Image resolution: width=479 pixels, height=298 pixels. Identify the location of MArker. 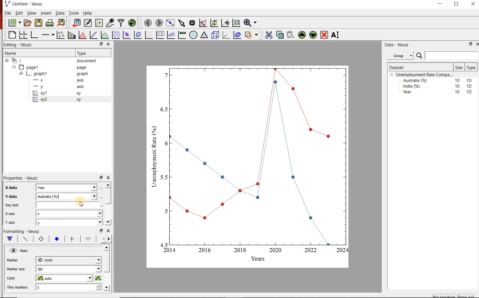
(17, 261).